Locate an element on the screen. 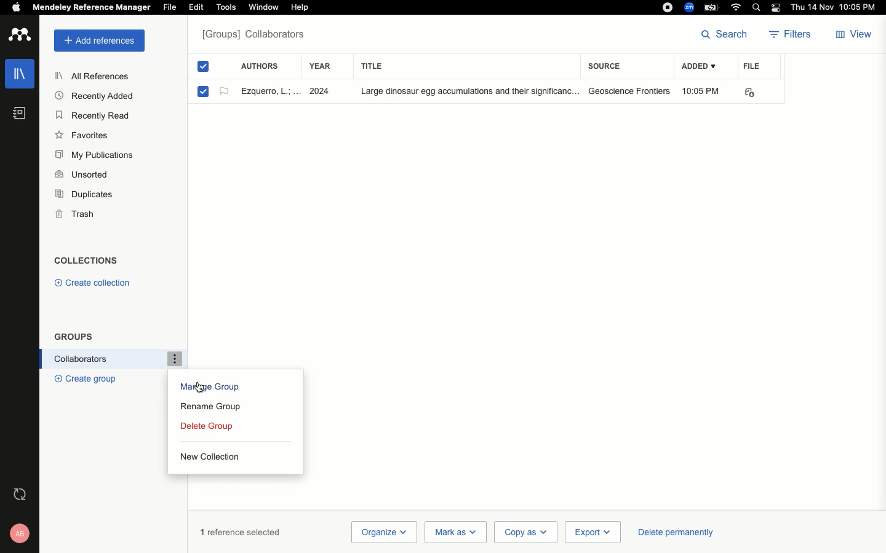 Image resolution: width=886 pixels, height=553 pixels. Filters is located at coordinates (794, 35).